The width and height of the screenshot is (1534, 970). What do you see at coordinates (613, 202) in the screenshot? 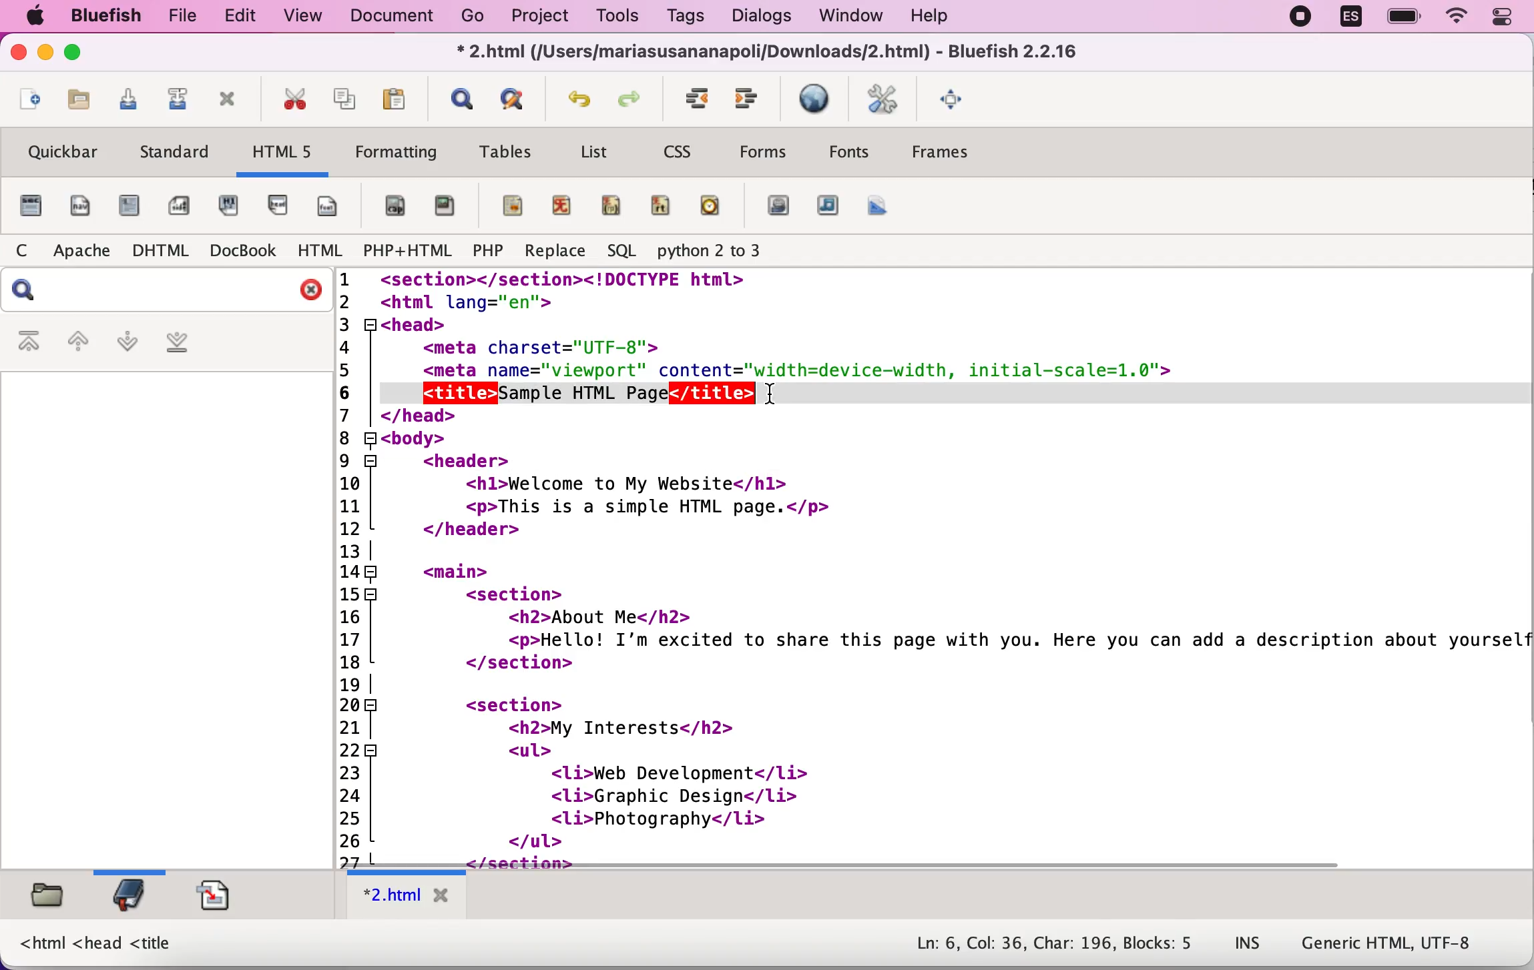
I see `ruby parenthesis` at bounding box center [613, 202].